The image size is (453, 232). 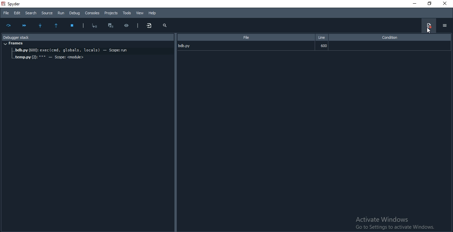 What do you see at coordinates (446, 4) in the screenshot?
I see `close` at bounding box center [446, 4].